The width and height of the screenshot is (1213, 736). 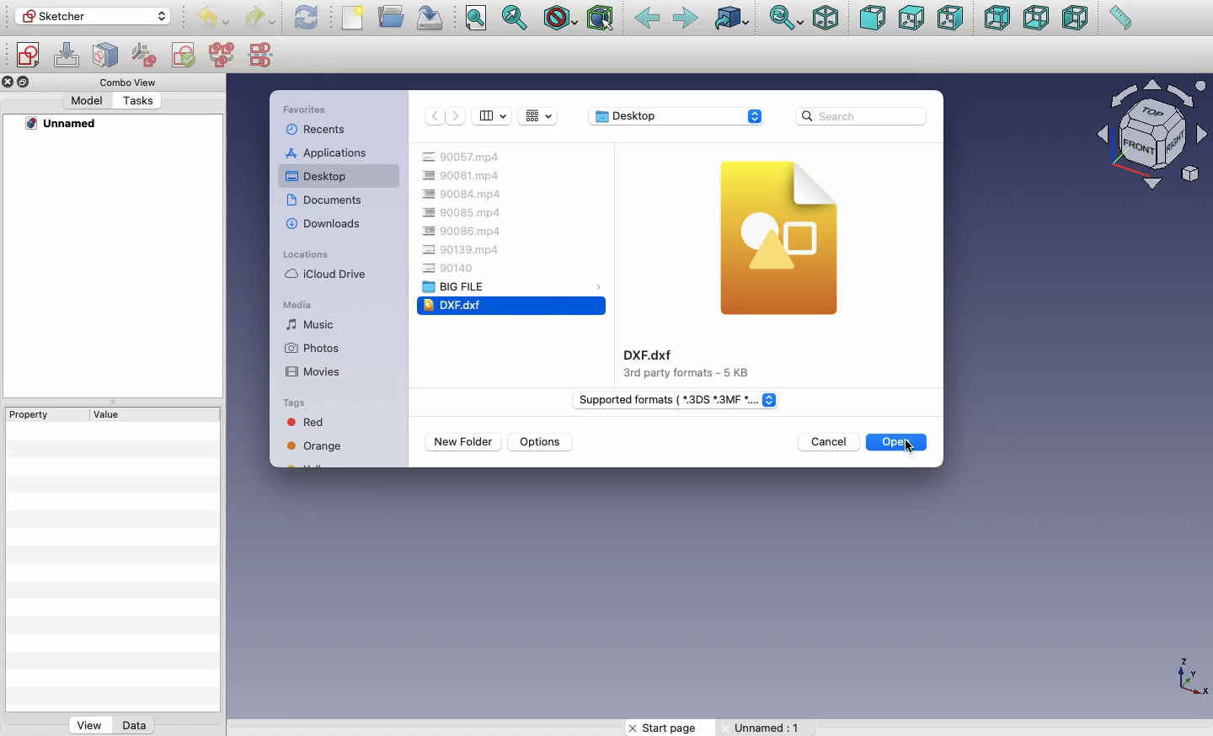 What do you see at coordinates (326, 153) in the screenshot?
I see `Applications` at bounding box center [326, 153].